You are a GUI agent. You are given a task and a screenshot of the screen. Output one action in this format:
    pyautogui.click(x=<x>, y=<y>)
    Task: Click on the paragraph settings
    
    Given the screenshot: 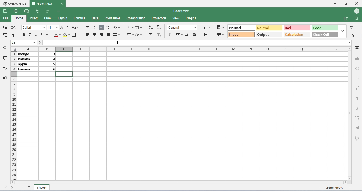 What is the action you would take?
    pyautogui.click(x=358, y=98)
    